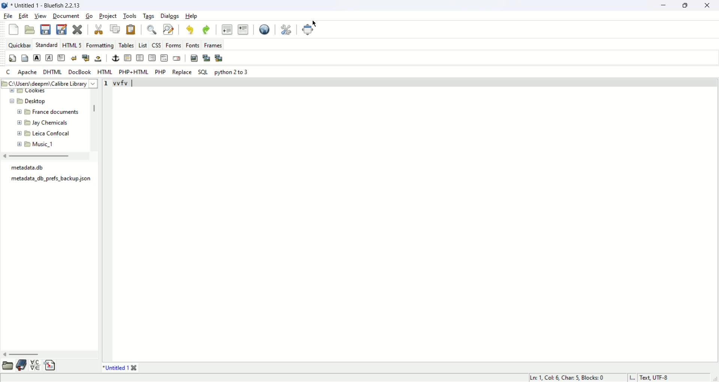 The image size is (719, 382). I want to click on DHTML, so click(52, 72).